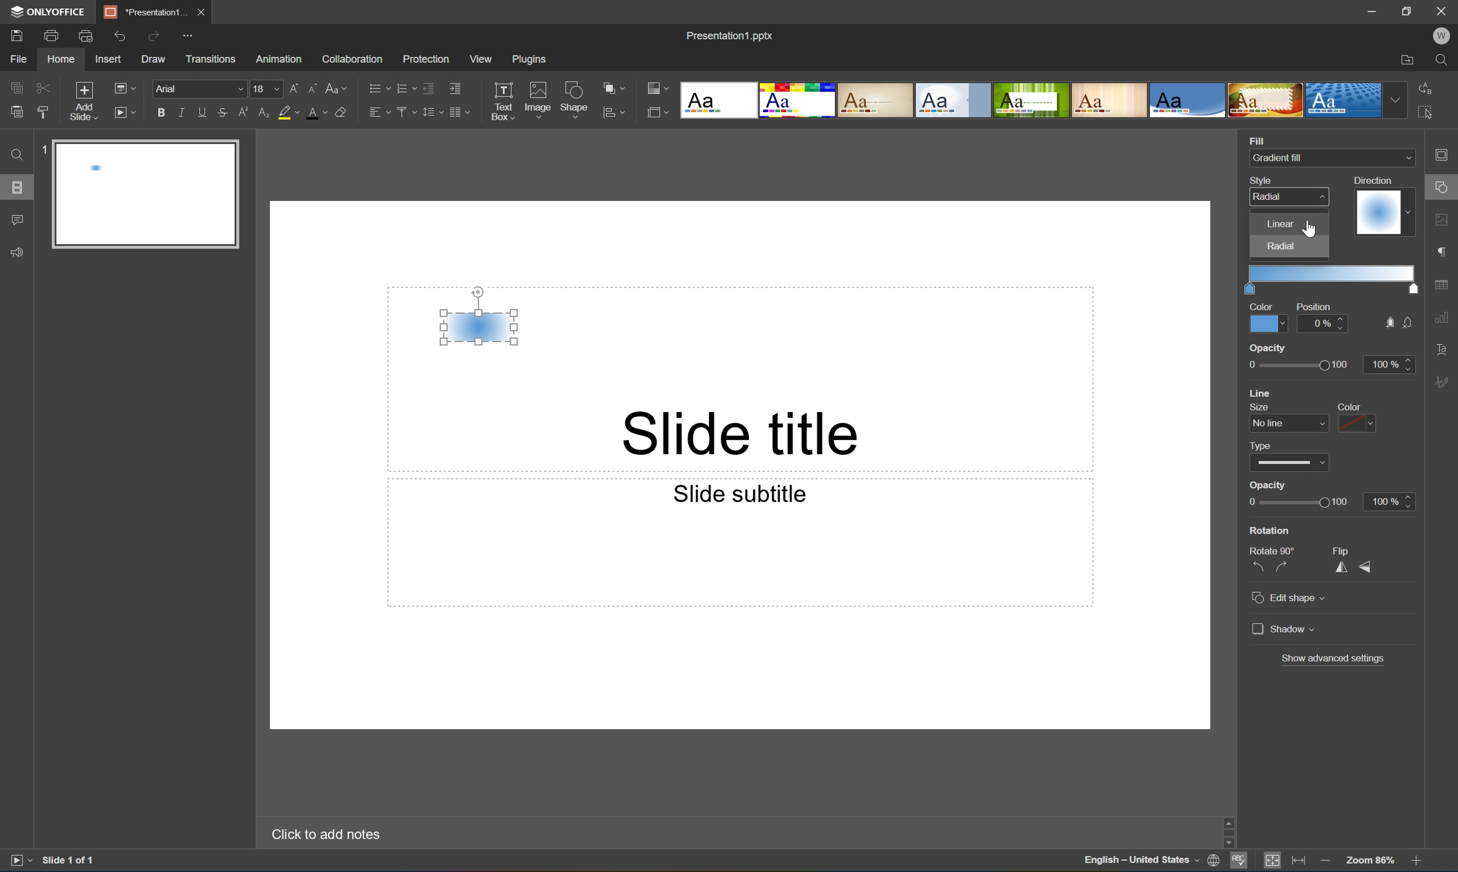 The image size is (1458, 872). What do you see at coordinates (1290, 463) in the screenshot?
I see `type dropdown` at bounding box center [1290, 463].